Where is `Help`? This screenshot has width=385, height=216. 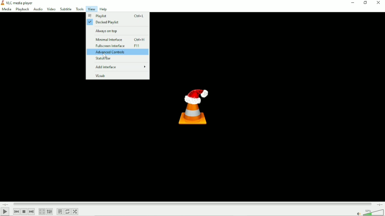
Help is located at coordinates (103, 9).